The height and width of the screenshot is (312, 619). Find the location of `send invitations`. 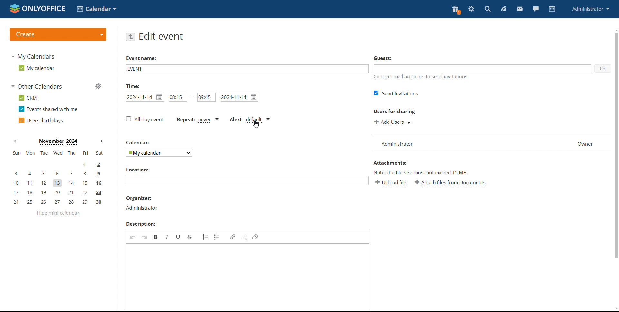

send invitations is located at coordinates (396, 93).